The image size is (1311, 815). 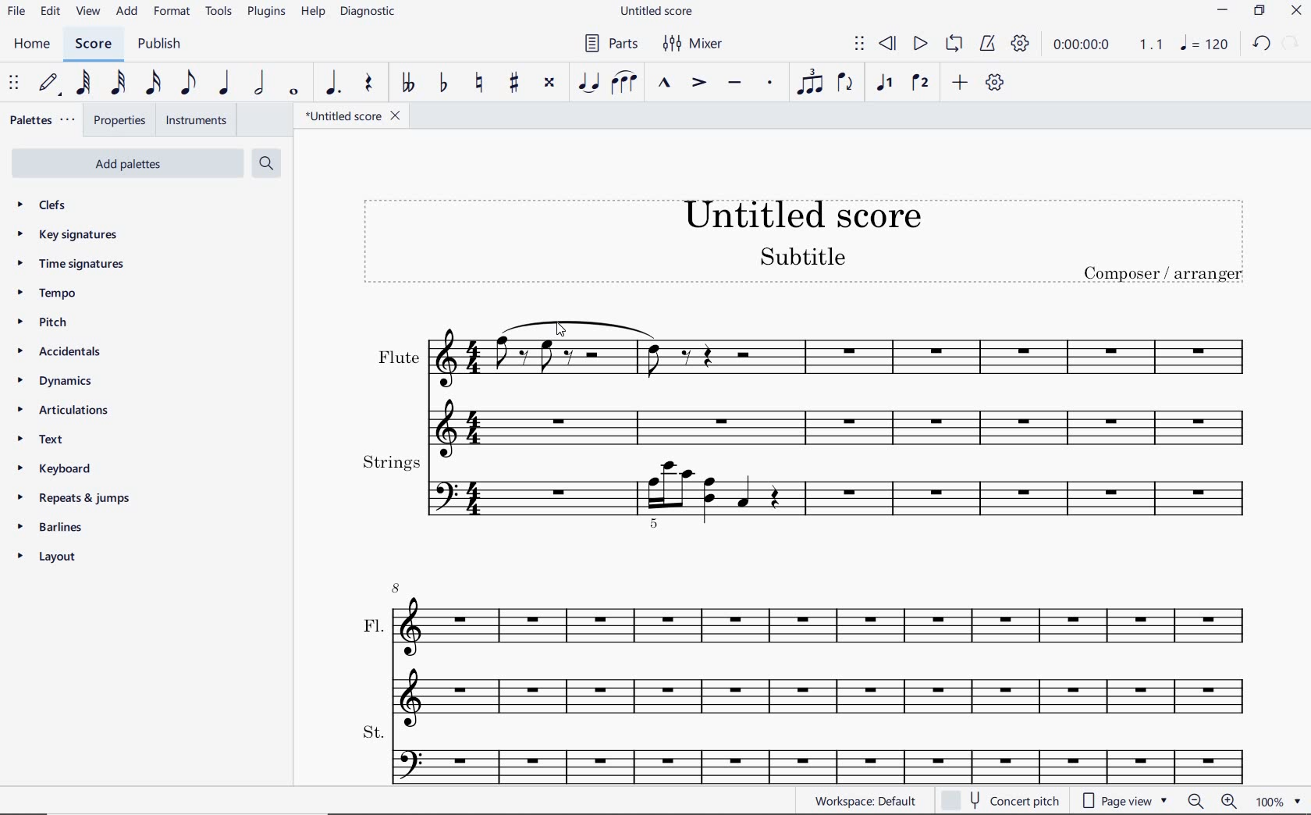 What do you see at coordinates (770, 84) in the screenshot?
I see `STACCATO` at bounding box center [770, 84].